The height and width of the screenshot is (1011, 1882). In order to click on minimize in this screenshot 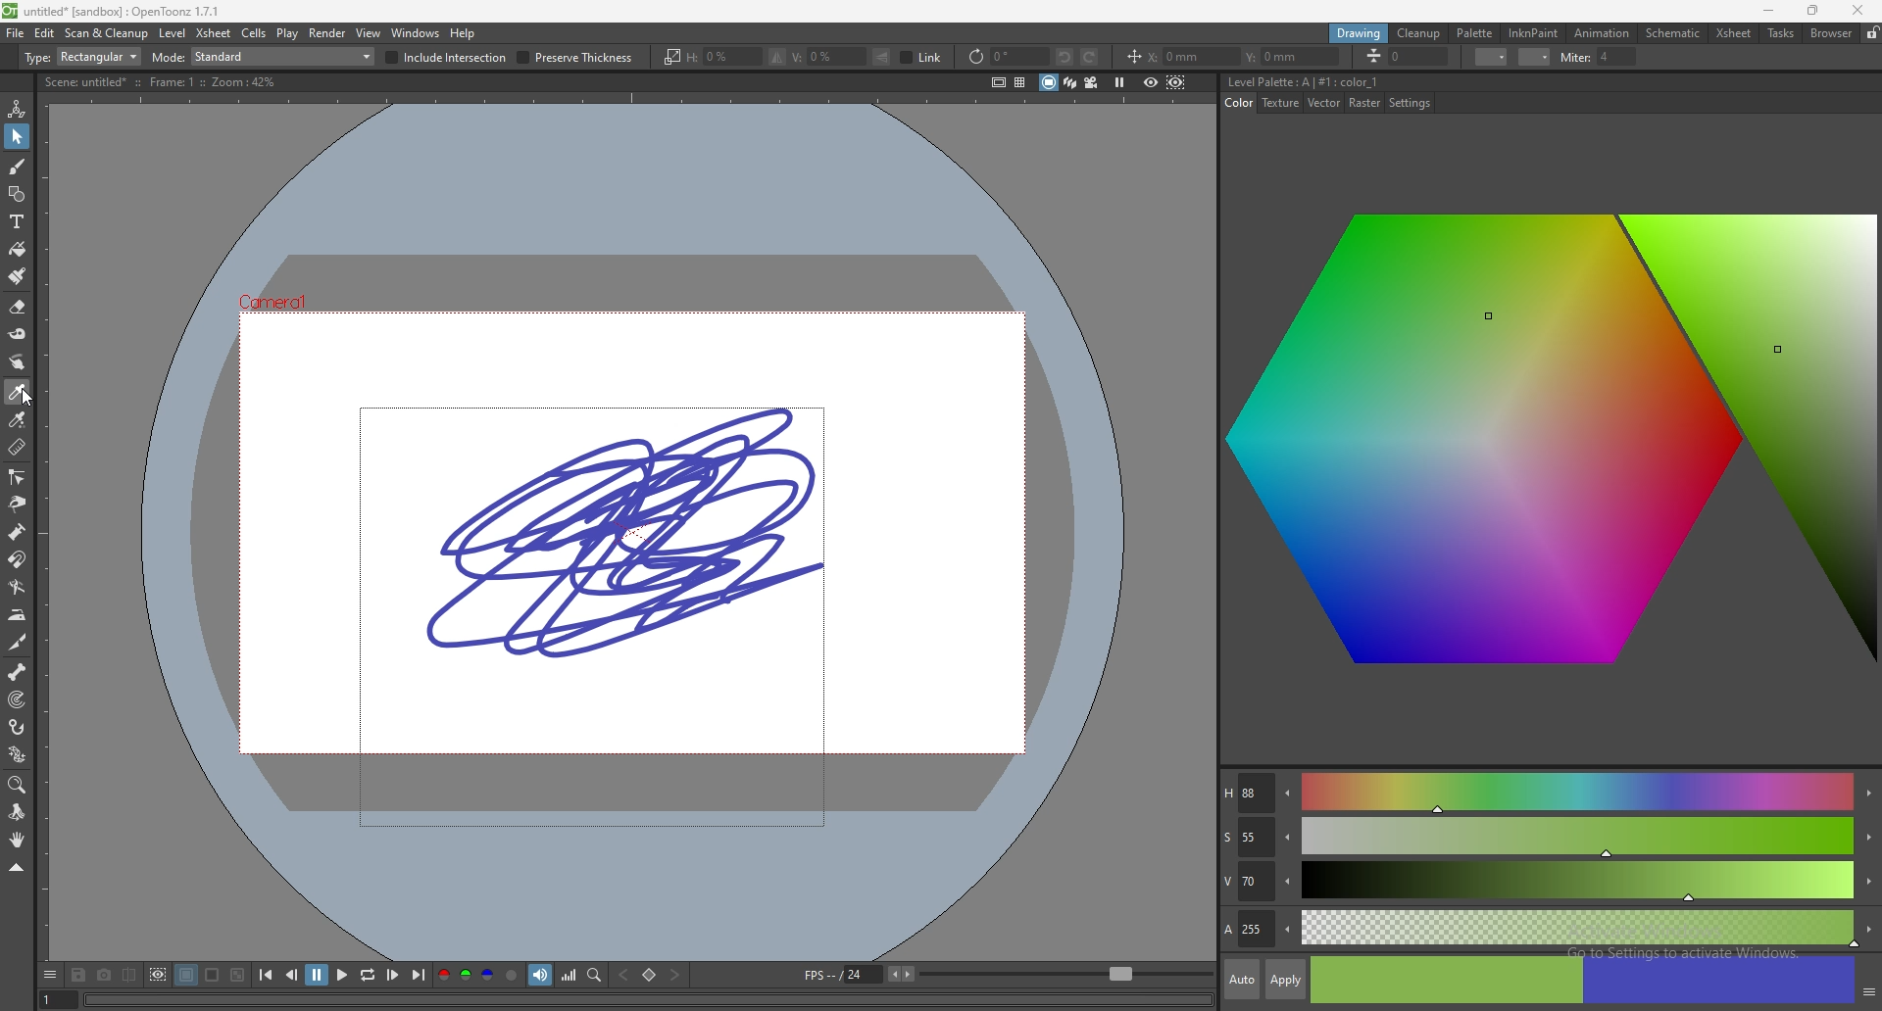, I will do `click(1767, 9)`.